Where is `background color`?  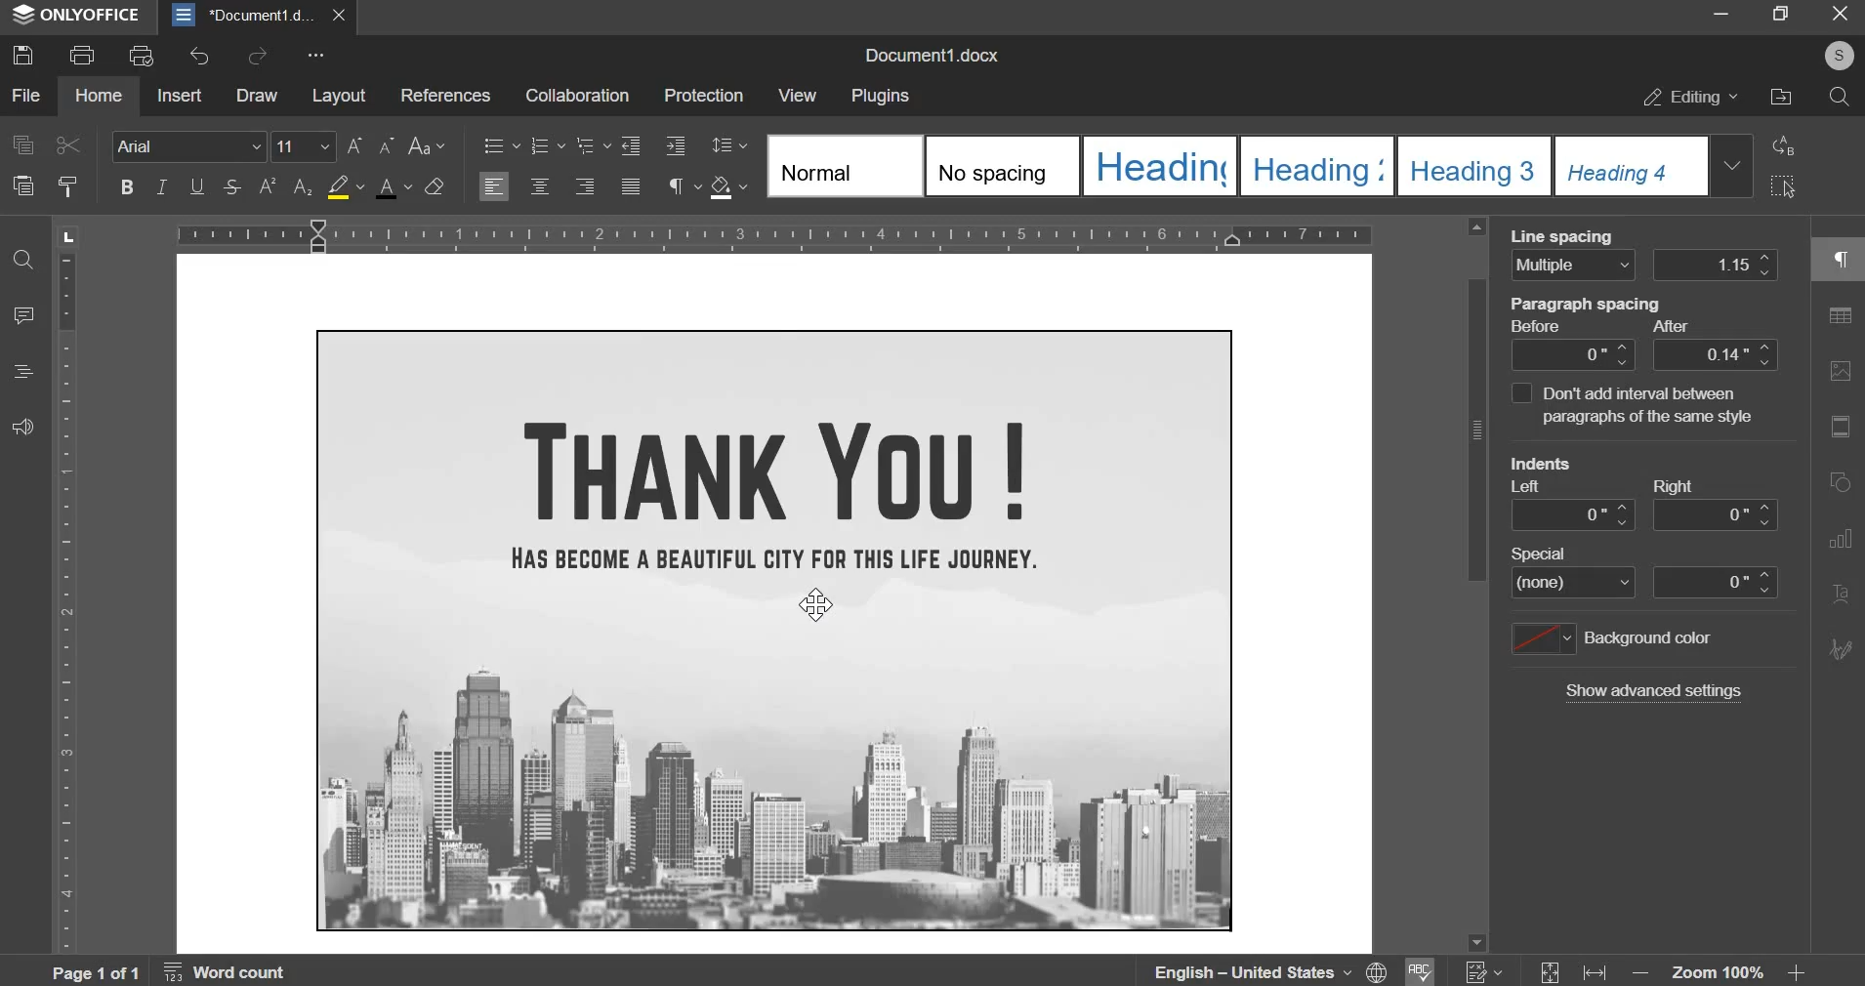
background color is located at coordinates (1541, 637).